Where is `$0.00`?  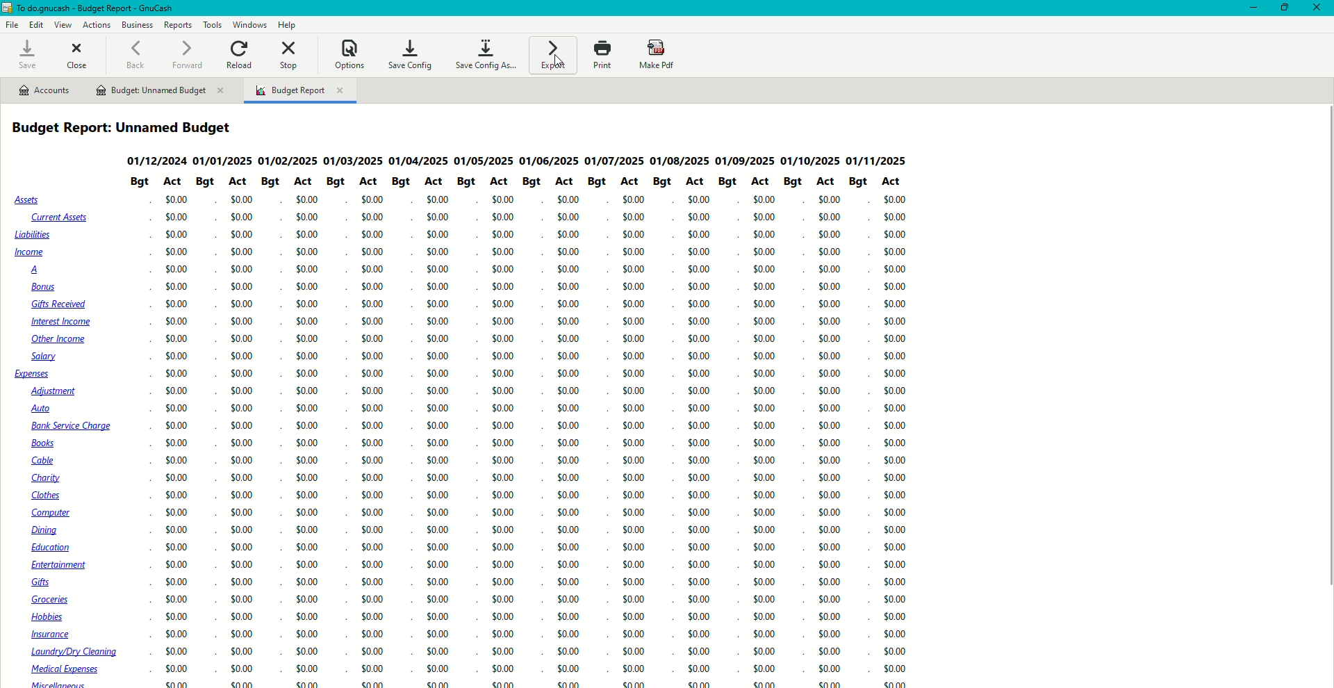 $0.00 is located at coordinates (366, 216).